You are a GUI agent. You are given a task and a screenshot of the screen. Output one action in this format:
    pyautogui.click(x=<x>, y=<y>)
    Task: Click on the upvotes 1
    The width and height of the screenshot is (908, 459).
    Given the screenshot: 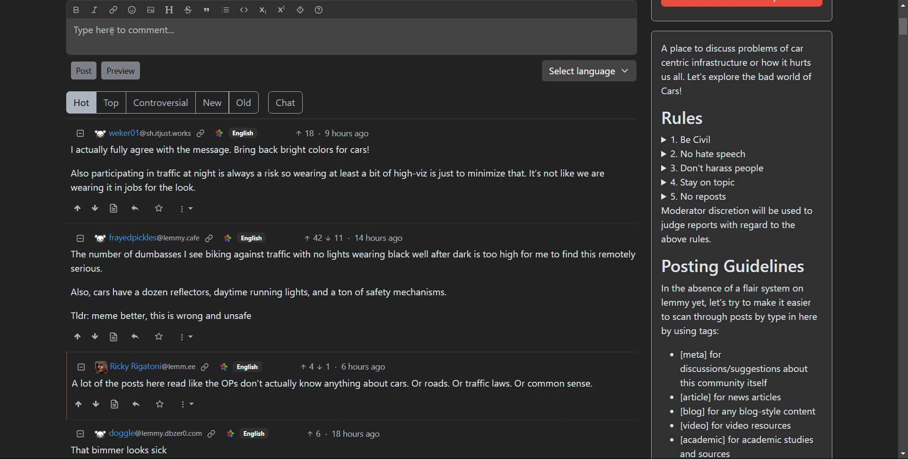 What is the action you would take?
    pyautogui.click(x=325, y=366)
    